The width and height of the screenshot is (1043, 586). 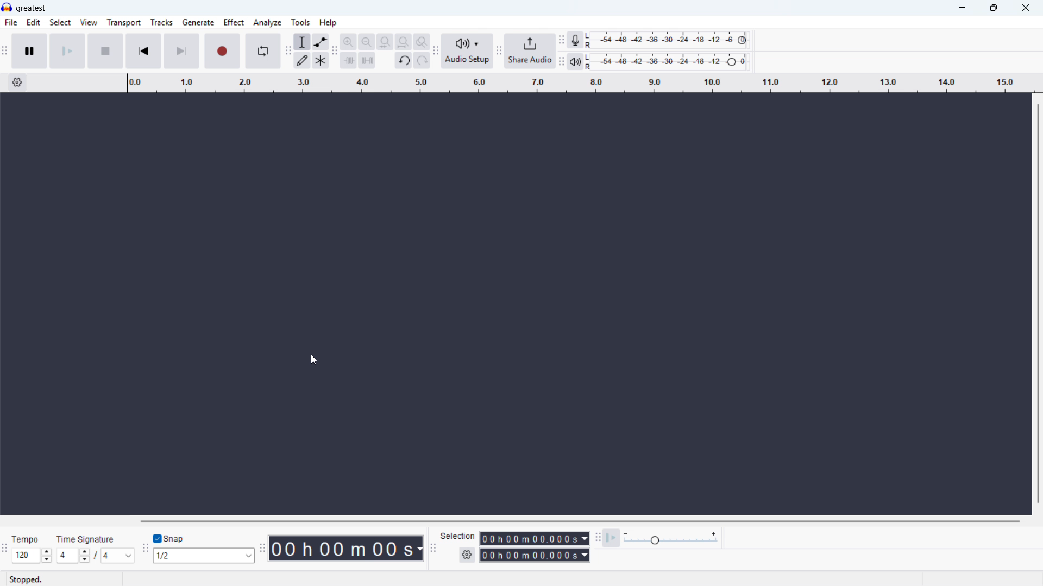 What do you see at coordinates (67, 52) in the screenshot?
I see `Play ` at bounding box center [67, 52].